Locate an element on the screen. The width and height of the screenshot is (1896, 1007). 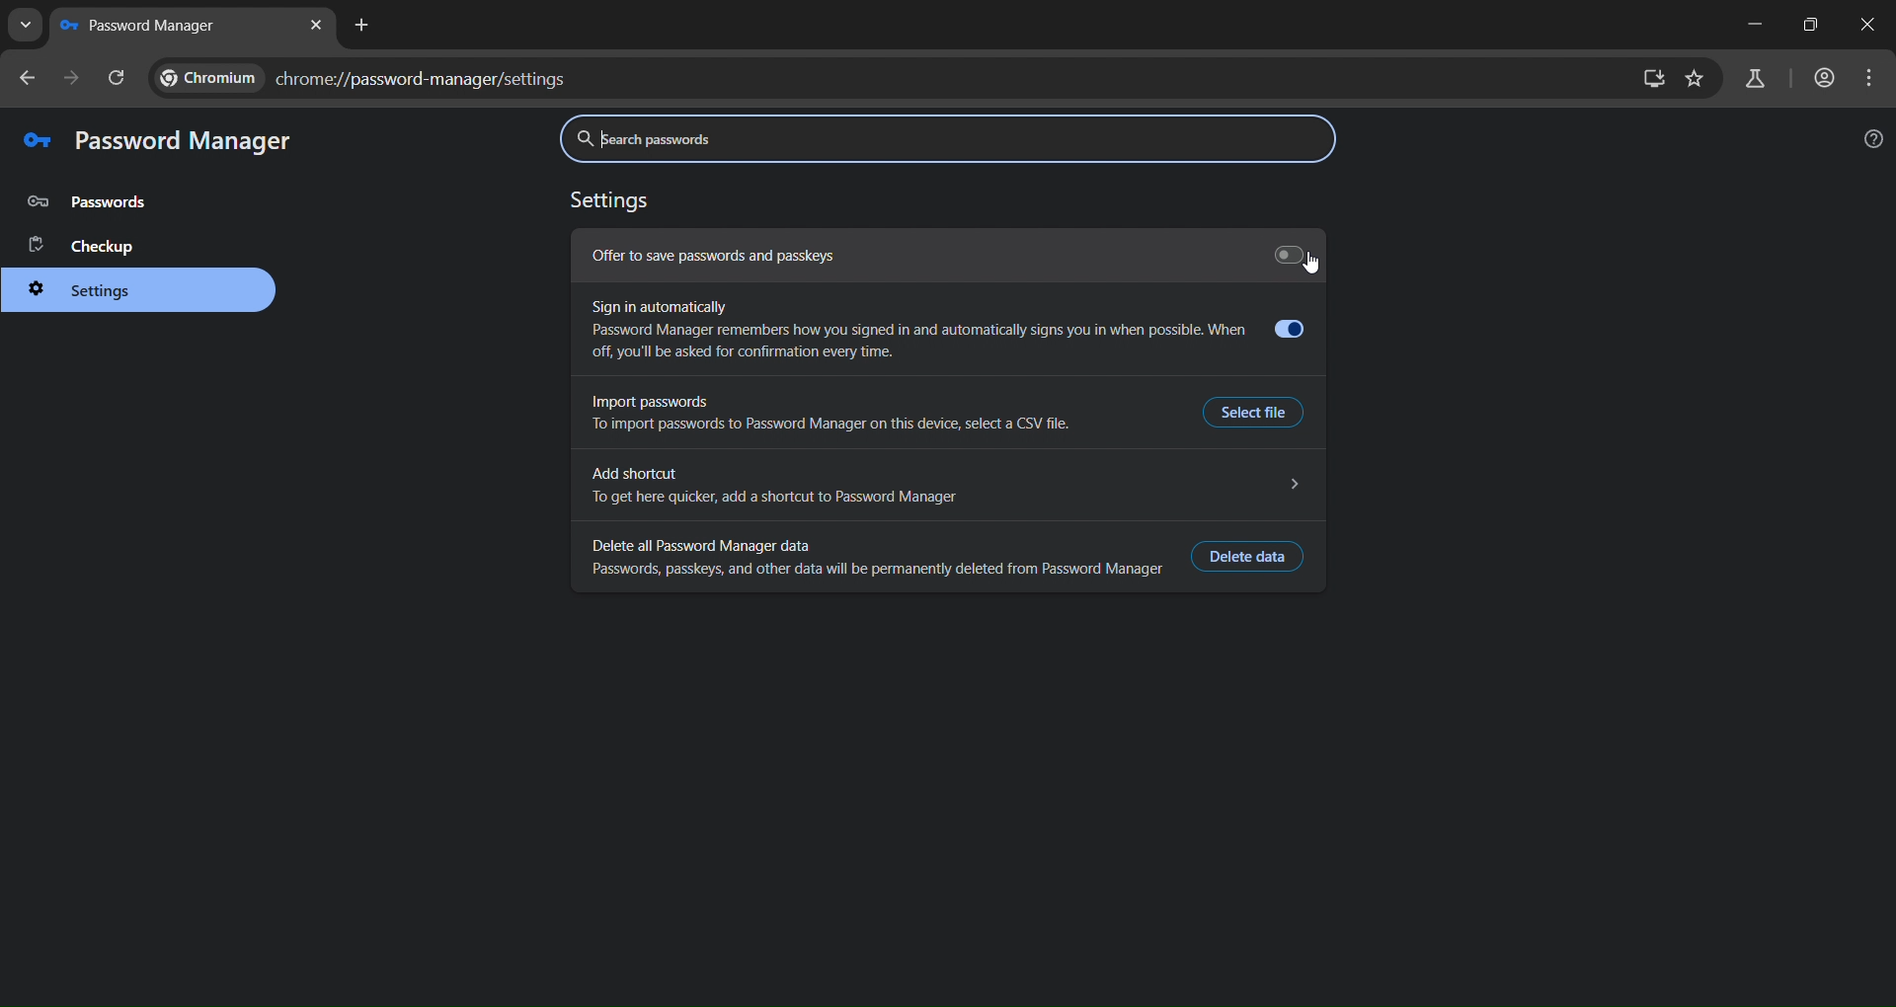
settings is located at coordinates (129, 290).